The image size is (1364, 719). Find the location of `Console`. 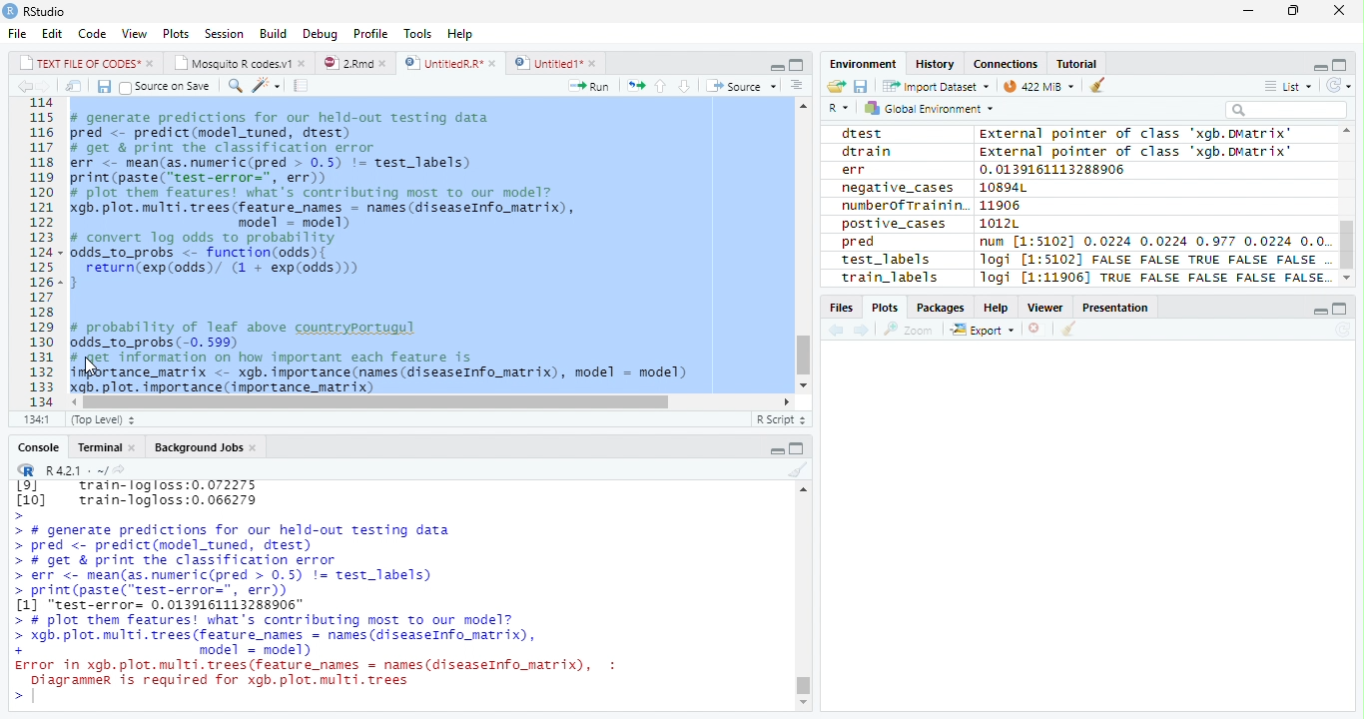

Console is located at coordinates (39, 446).